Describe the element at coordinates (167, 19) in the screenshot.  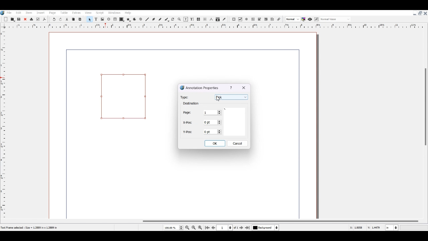
I see `Calligraphic line` at that location.